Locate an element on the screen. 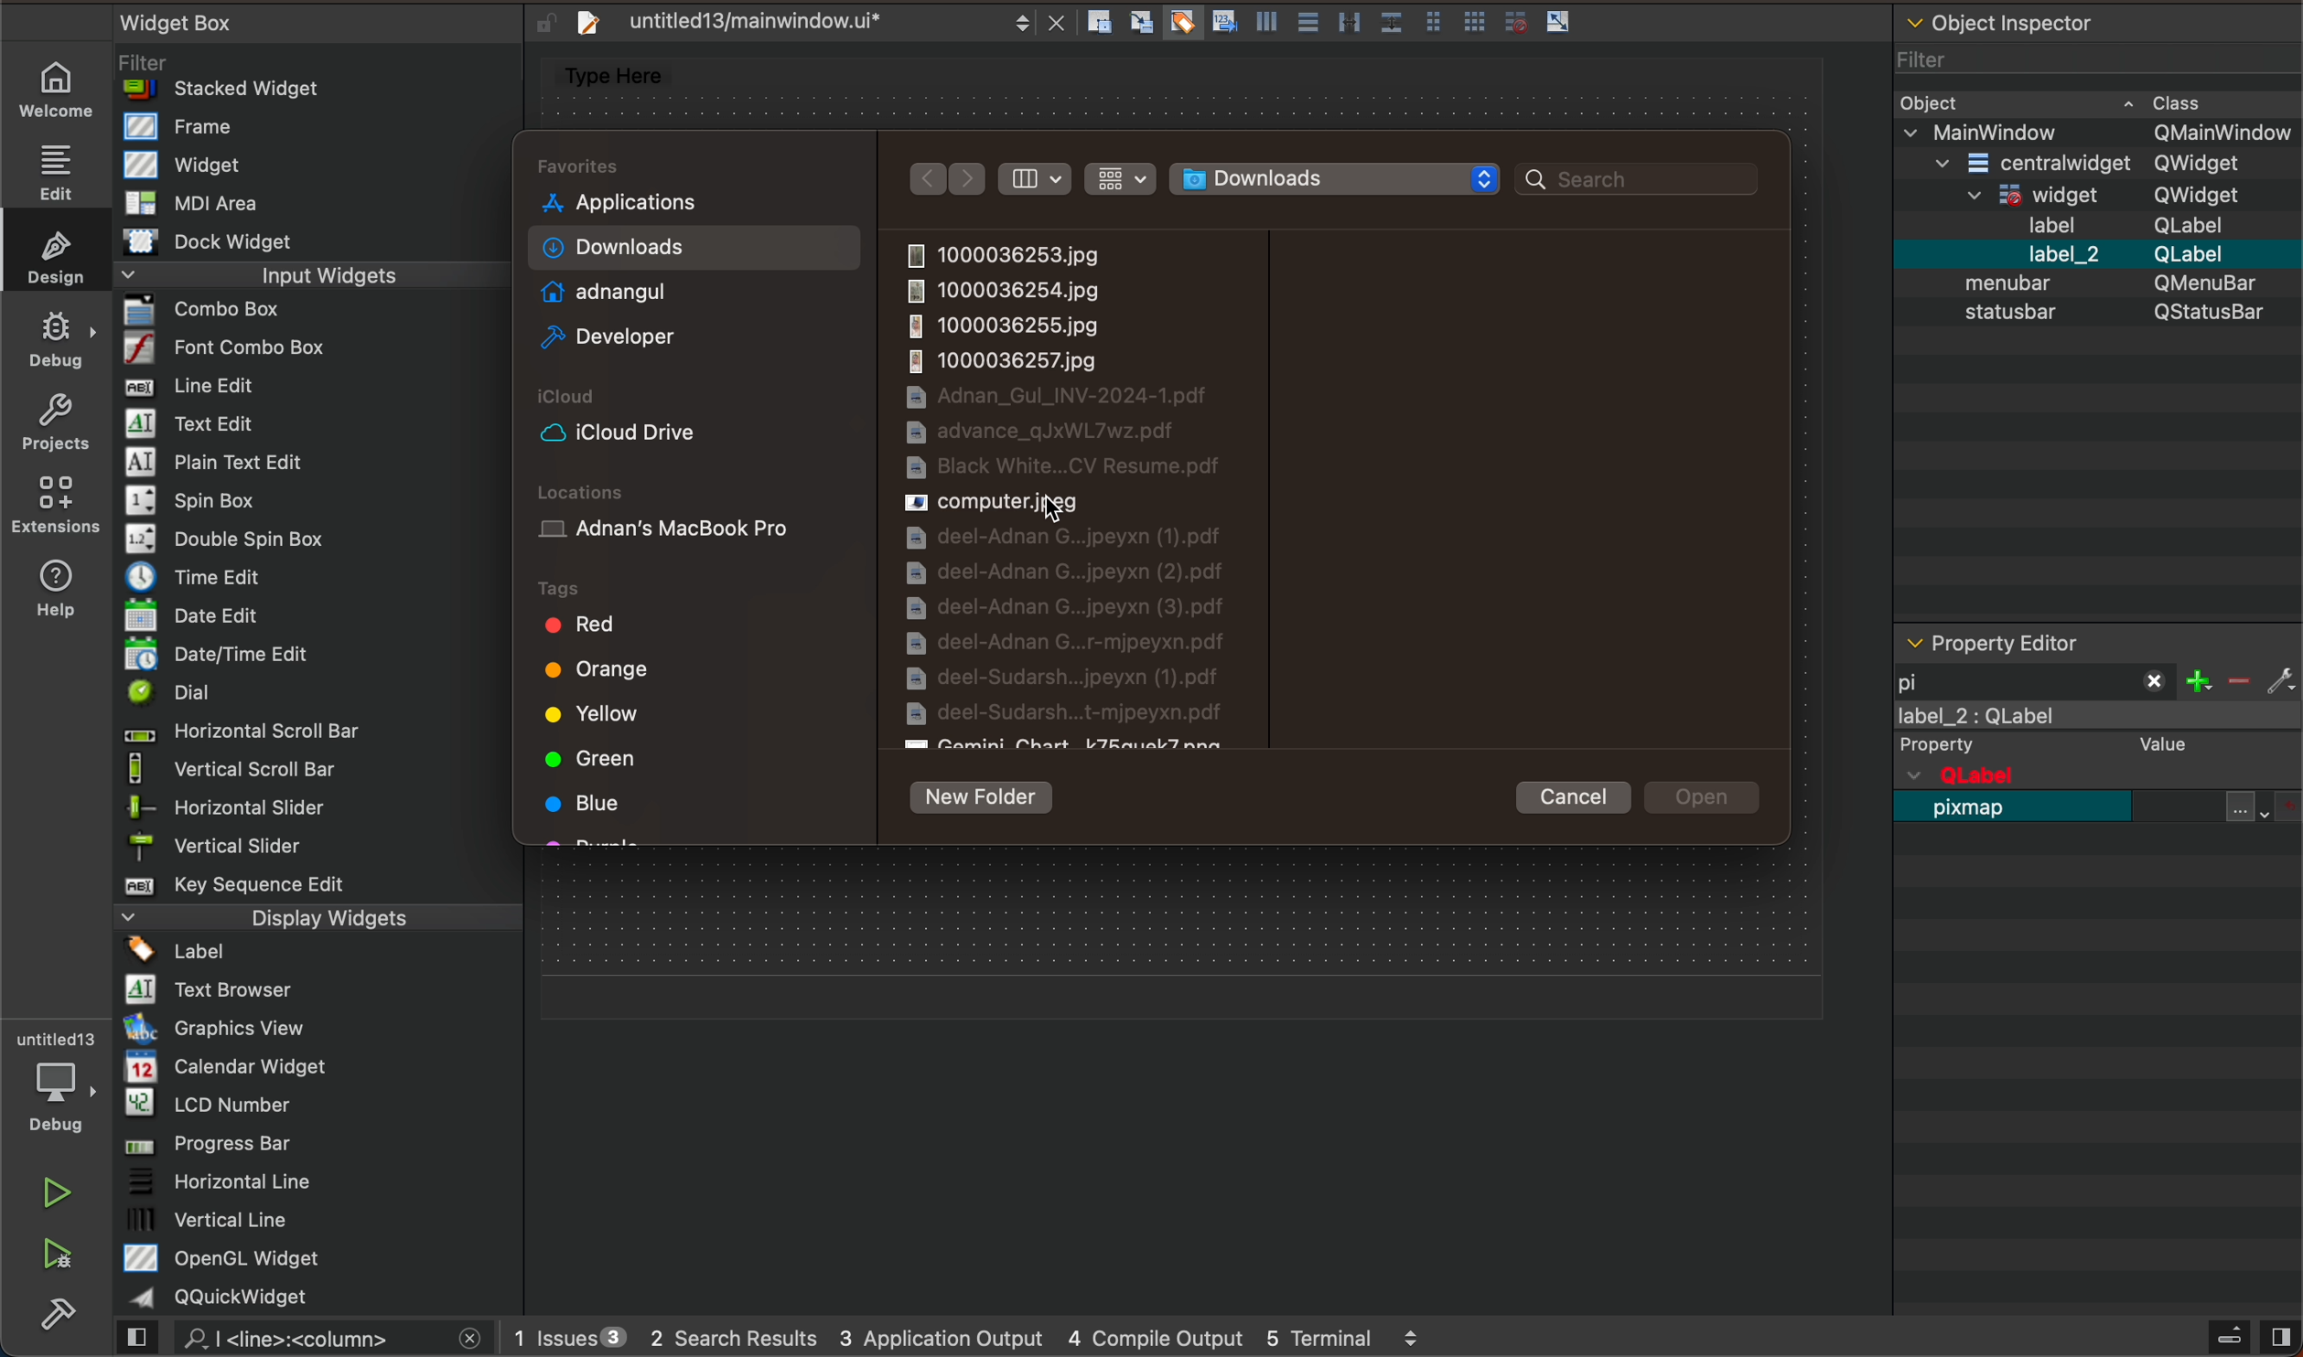 The image size is (2303, 1357). filter is located at coordinates (2244, 677).